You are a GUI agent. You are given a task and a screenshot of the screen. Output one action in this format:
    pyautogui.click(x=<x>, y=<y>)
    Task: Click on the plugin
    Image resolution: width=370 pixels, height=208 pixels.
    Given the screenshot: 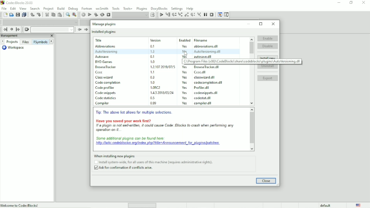 What is the action you would take?
    pyautogui.click(x=109, y=83)
    